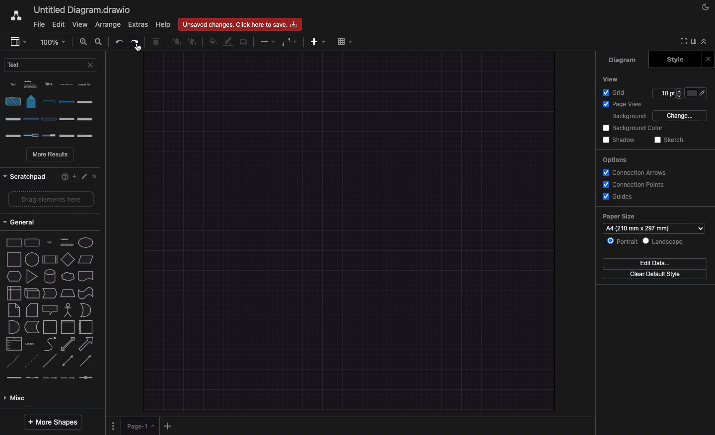 This screenshot has height=435, width=715. What do you see at coordinates (269, 41) in the screenshot?
I see `Arrows` at bounding box center [269, 41].